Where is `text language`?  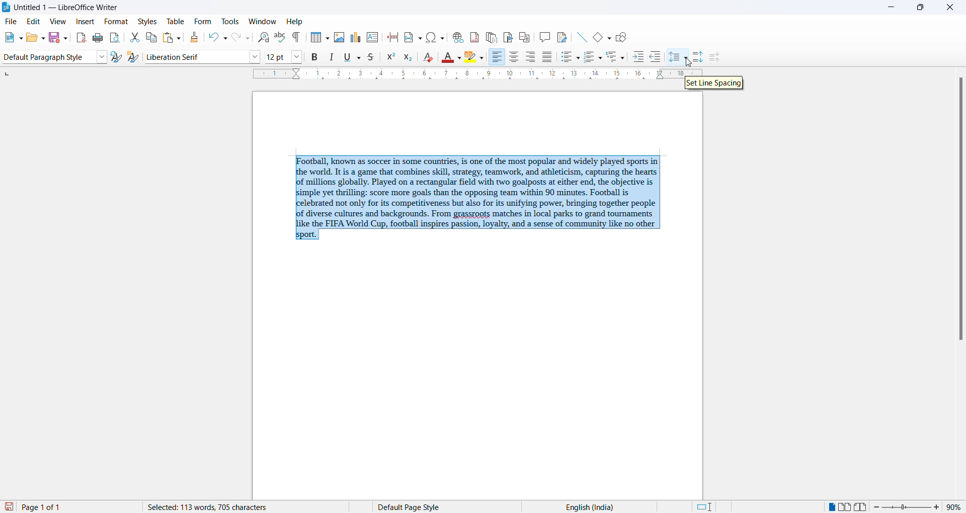 text language is located at coordinates (597, 507).